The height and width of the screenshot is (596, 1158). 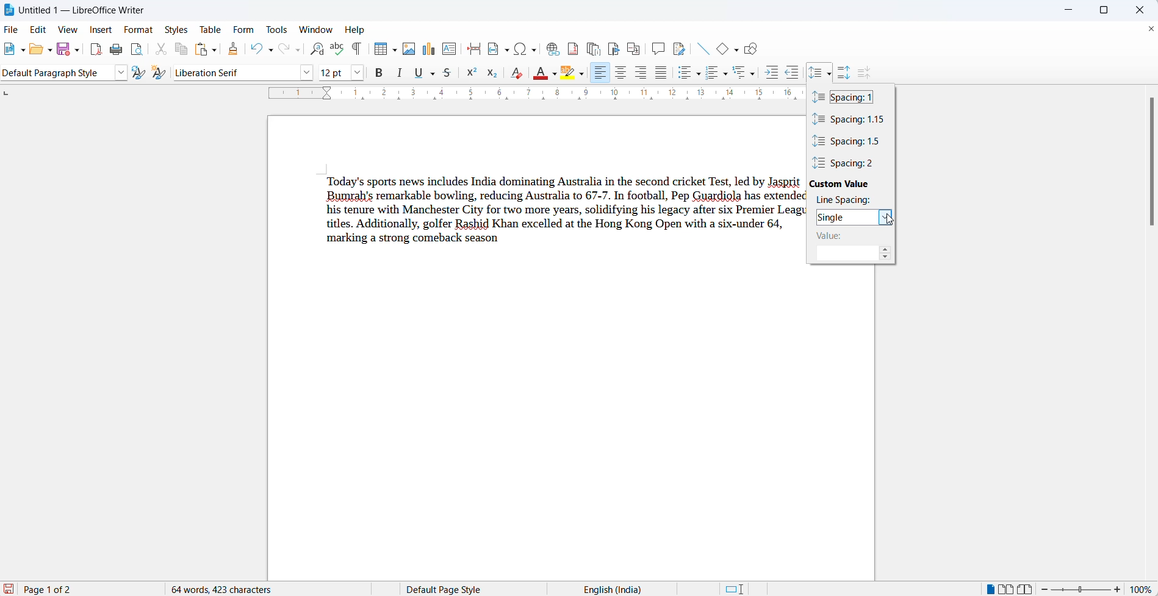 What do you see at coordinates (236, 73) in the screenshot?
I see `font name` at bounding box center [236, 73].